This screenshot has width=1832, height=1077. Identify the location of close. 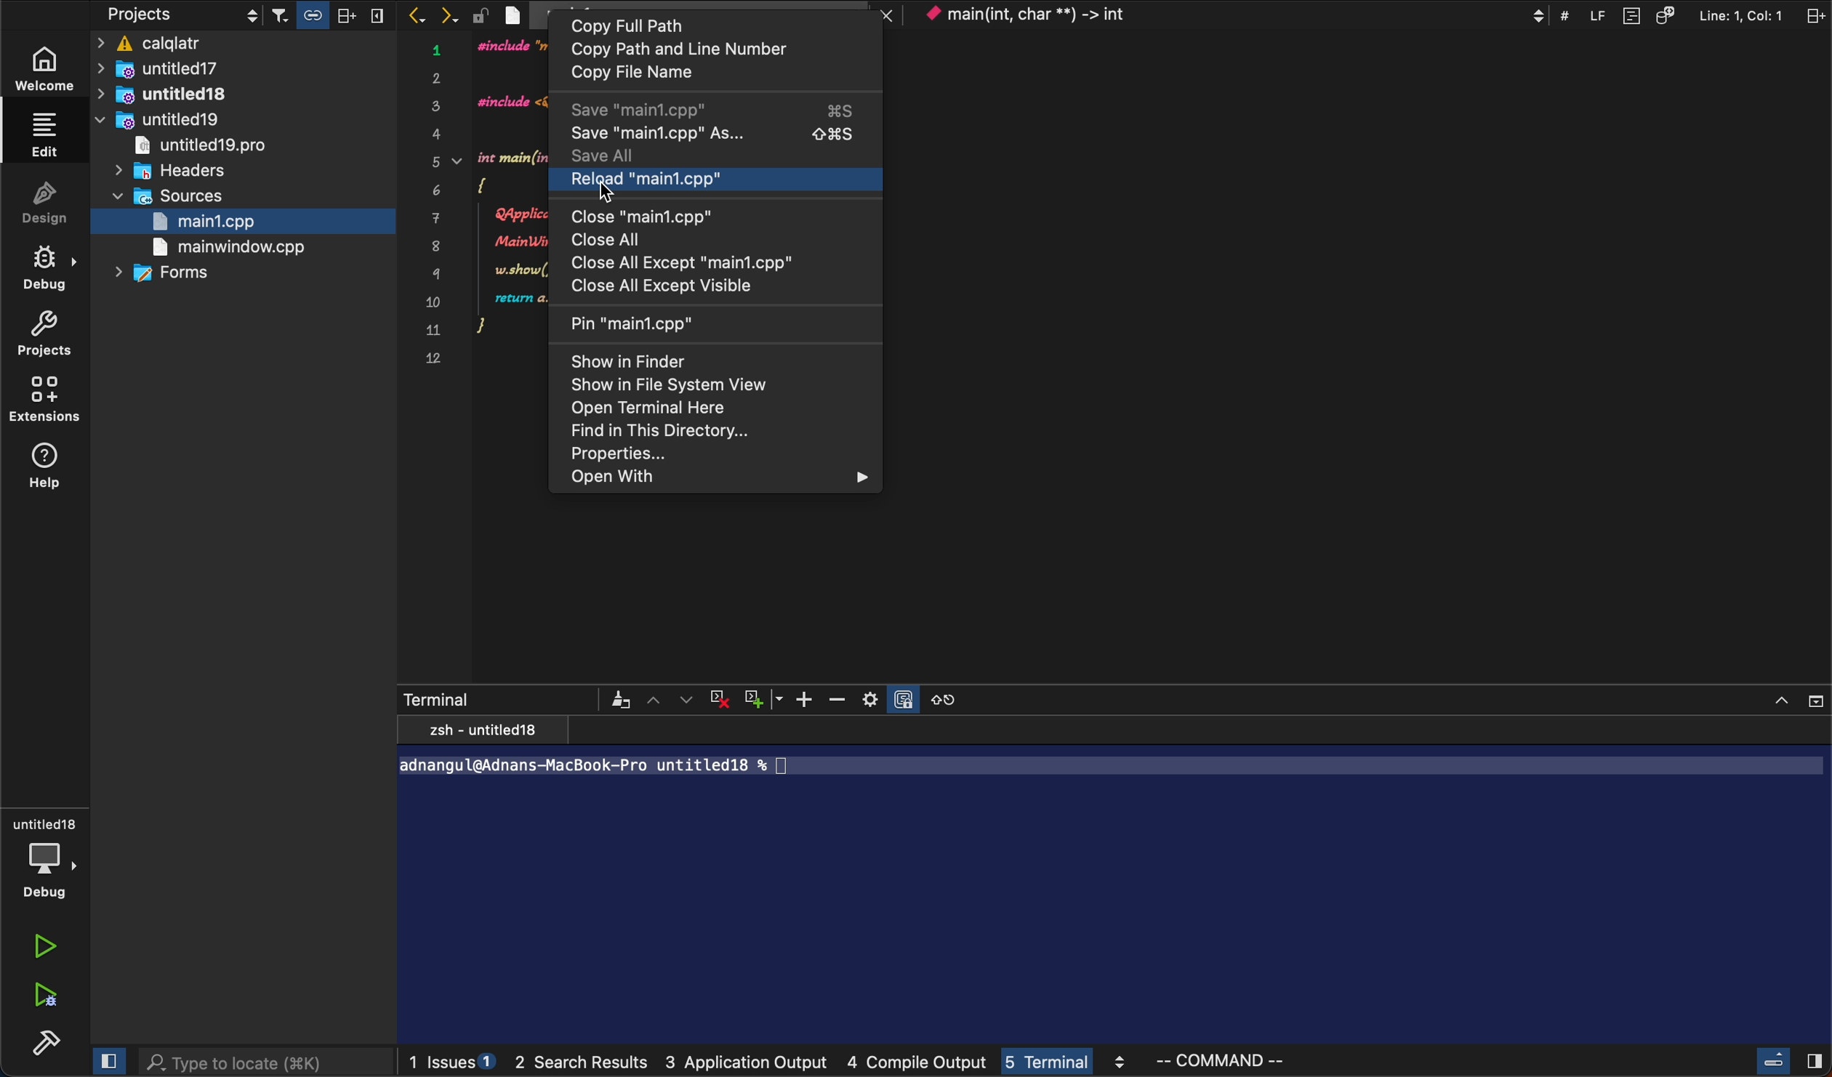
(635, 216).